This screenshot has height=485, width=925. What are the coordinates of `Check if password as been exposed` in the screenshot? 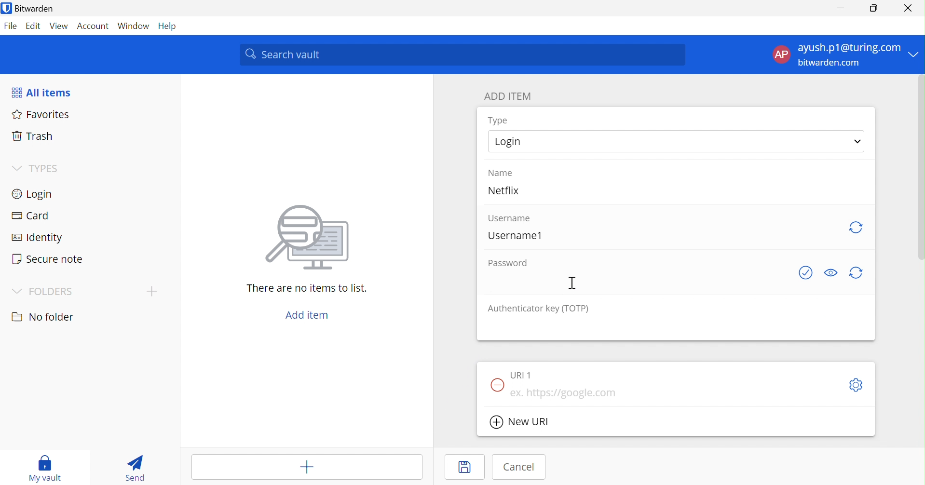 It's located at (805, 273).